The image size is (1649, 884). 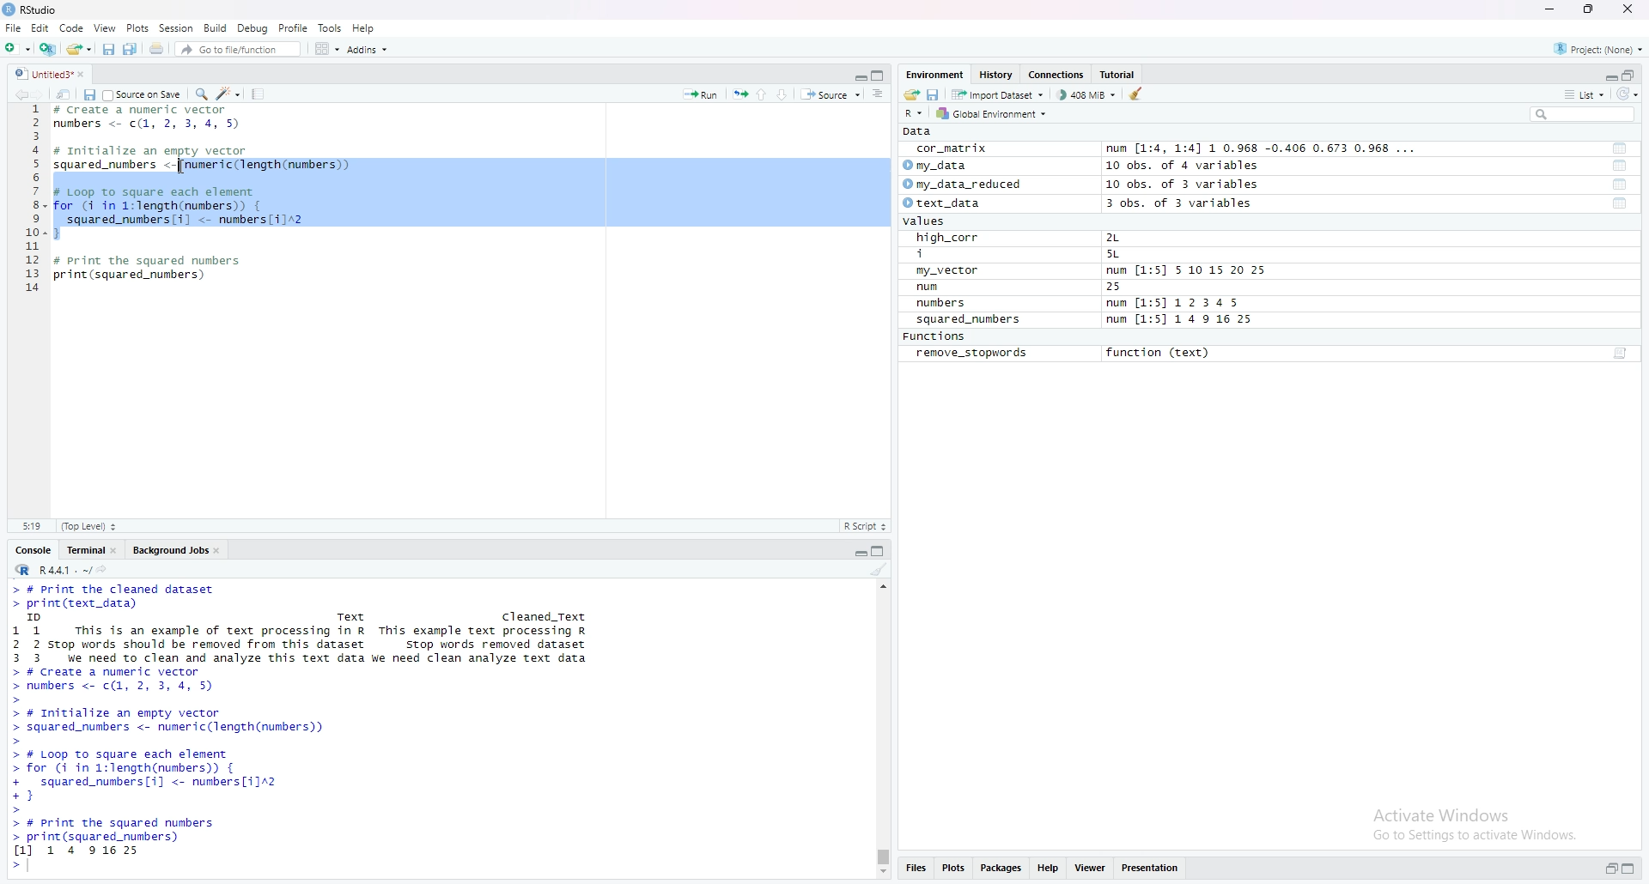 What do you see at coordinates (155, 47) in the screenshot?
I see `Print the current file` at bounding box center [155, 47].